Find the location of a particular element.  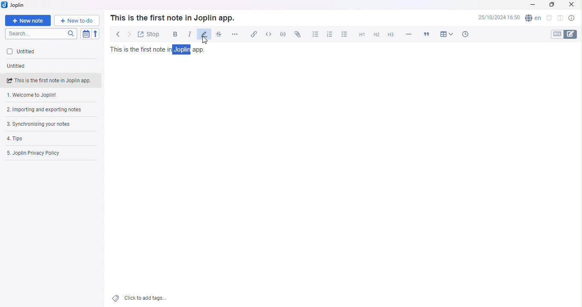

Reverse Sort order is located at coordinates (96, 34).